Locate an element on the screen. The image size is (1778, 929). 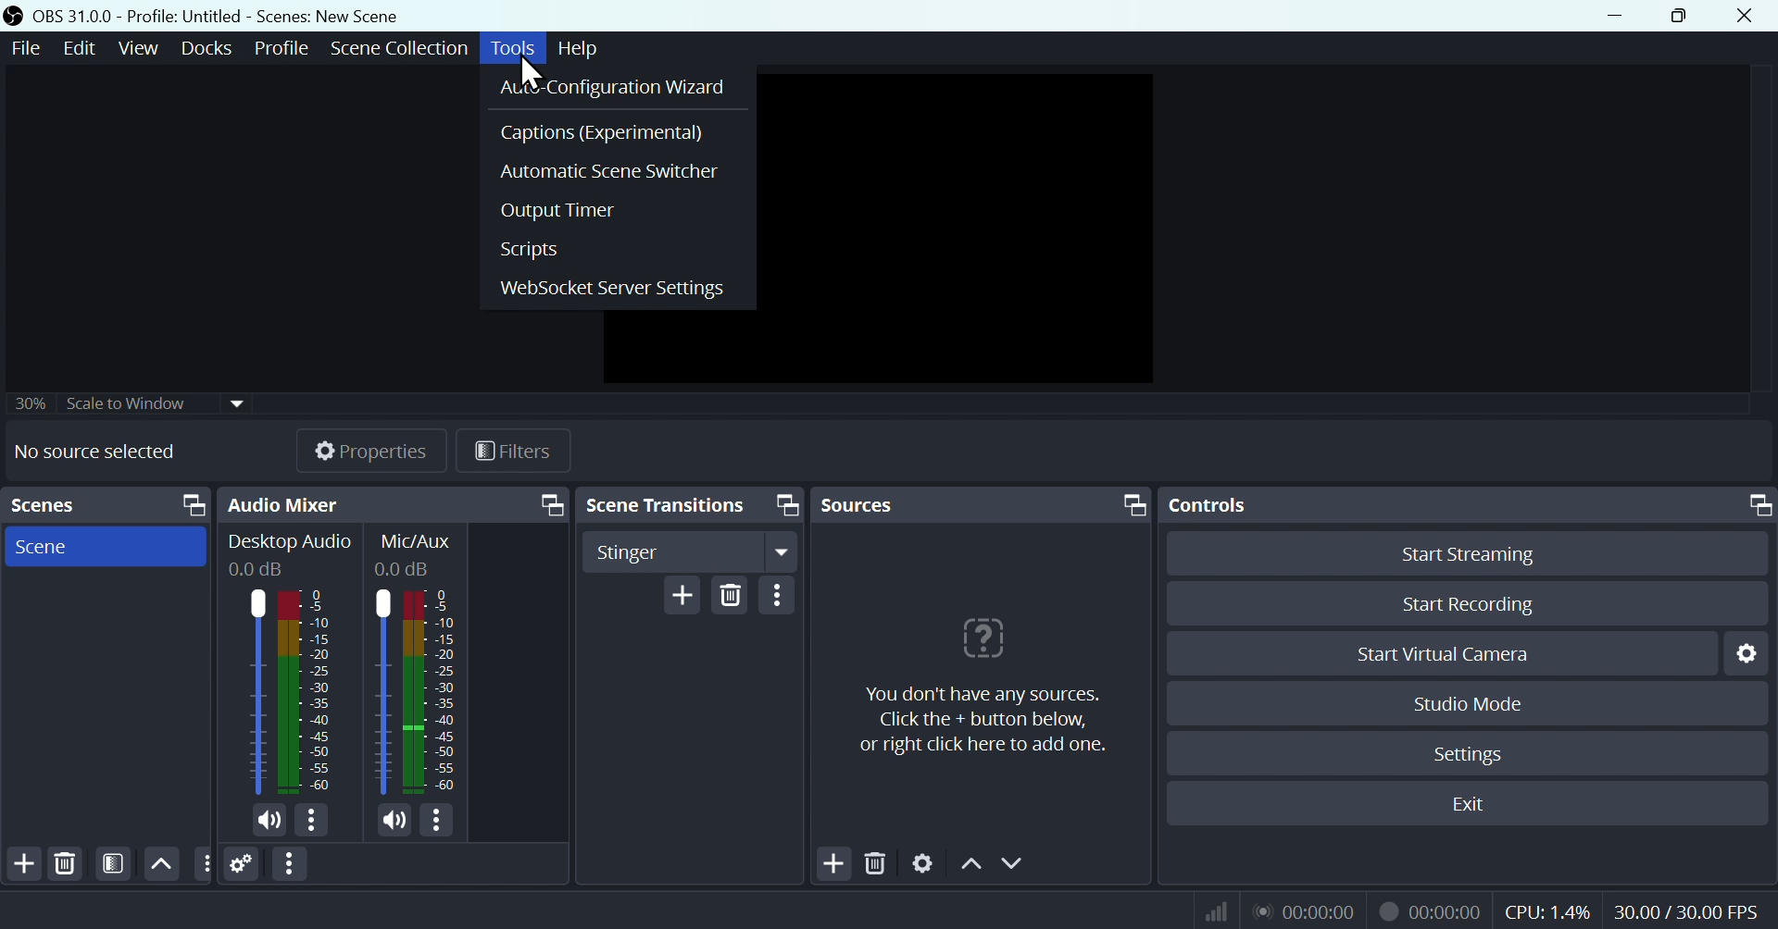
screen resize is located at coordinates (784, 505).